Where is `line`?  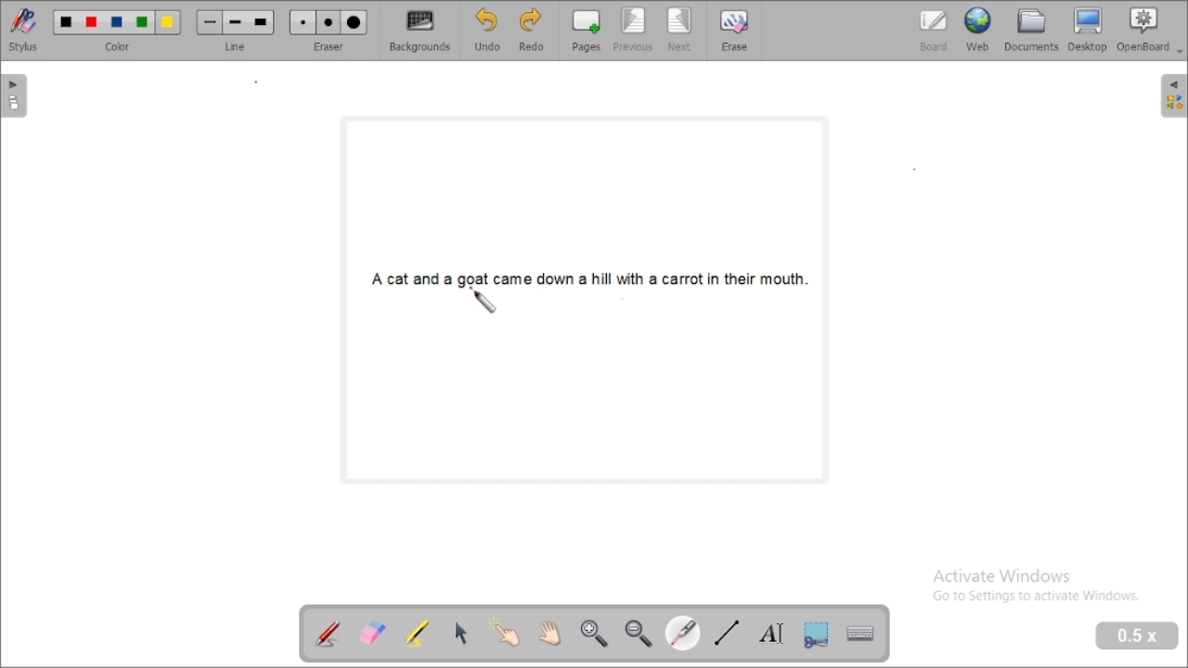 line is located at coordinates (235, 32).